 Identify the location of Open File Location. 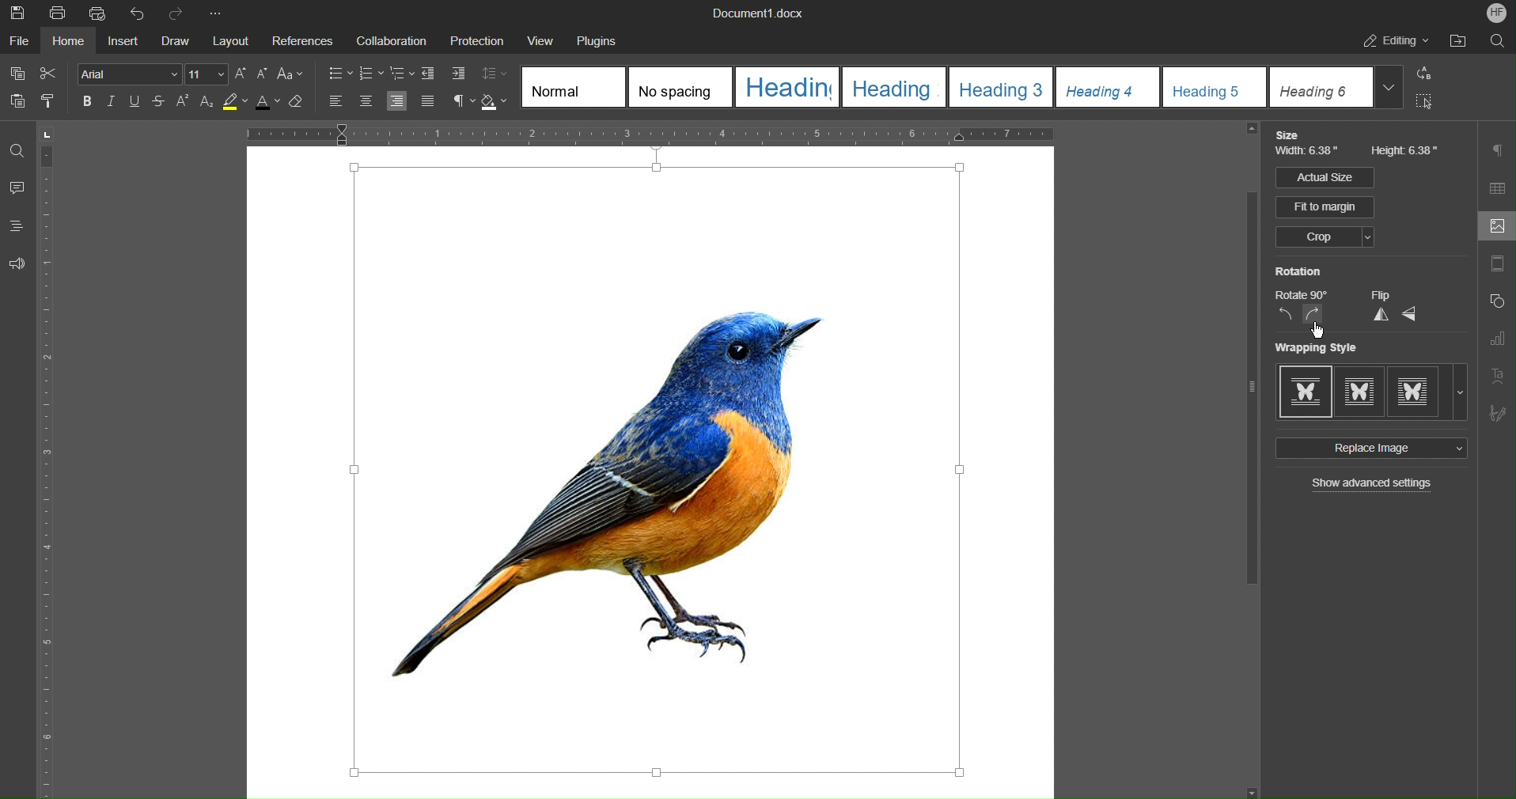
(1457, 42).